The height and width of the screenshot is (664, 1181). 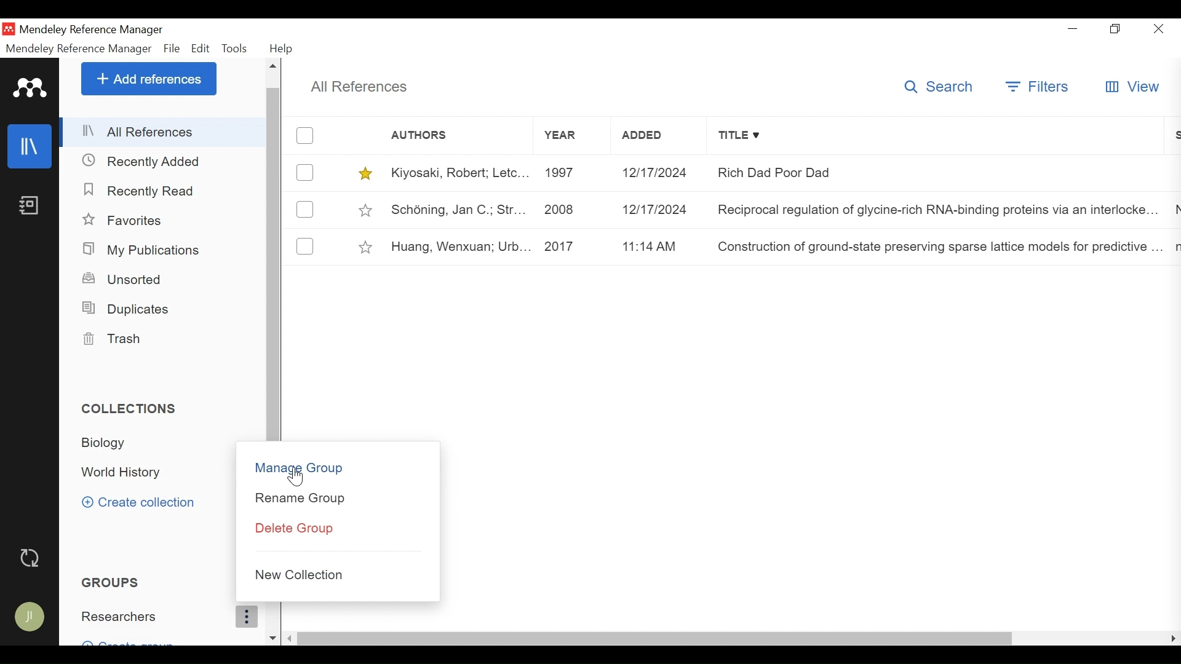 What do you see at coordinates (138, 501) in the screenshot?
I see `Create Collection` at bounding box center [138, 501].